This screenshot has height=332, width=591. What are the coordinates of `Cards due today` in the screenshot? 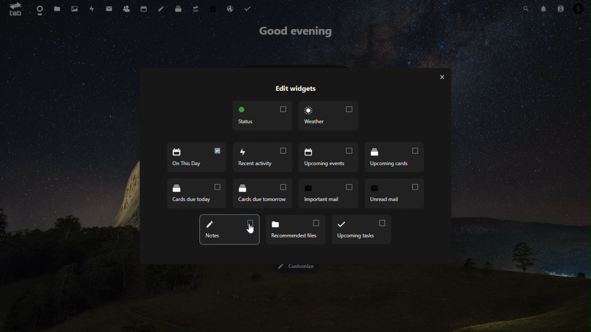 It's located at (393, 156).